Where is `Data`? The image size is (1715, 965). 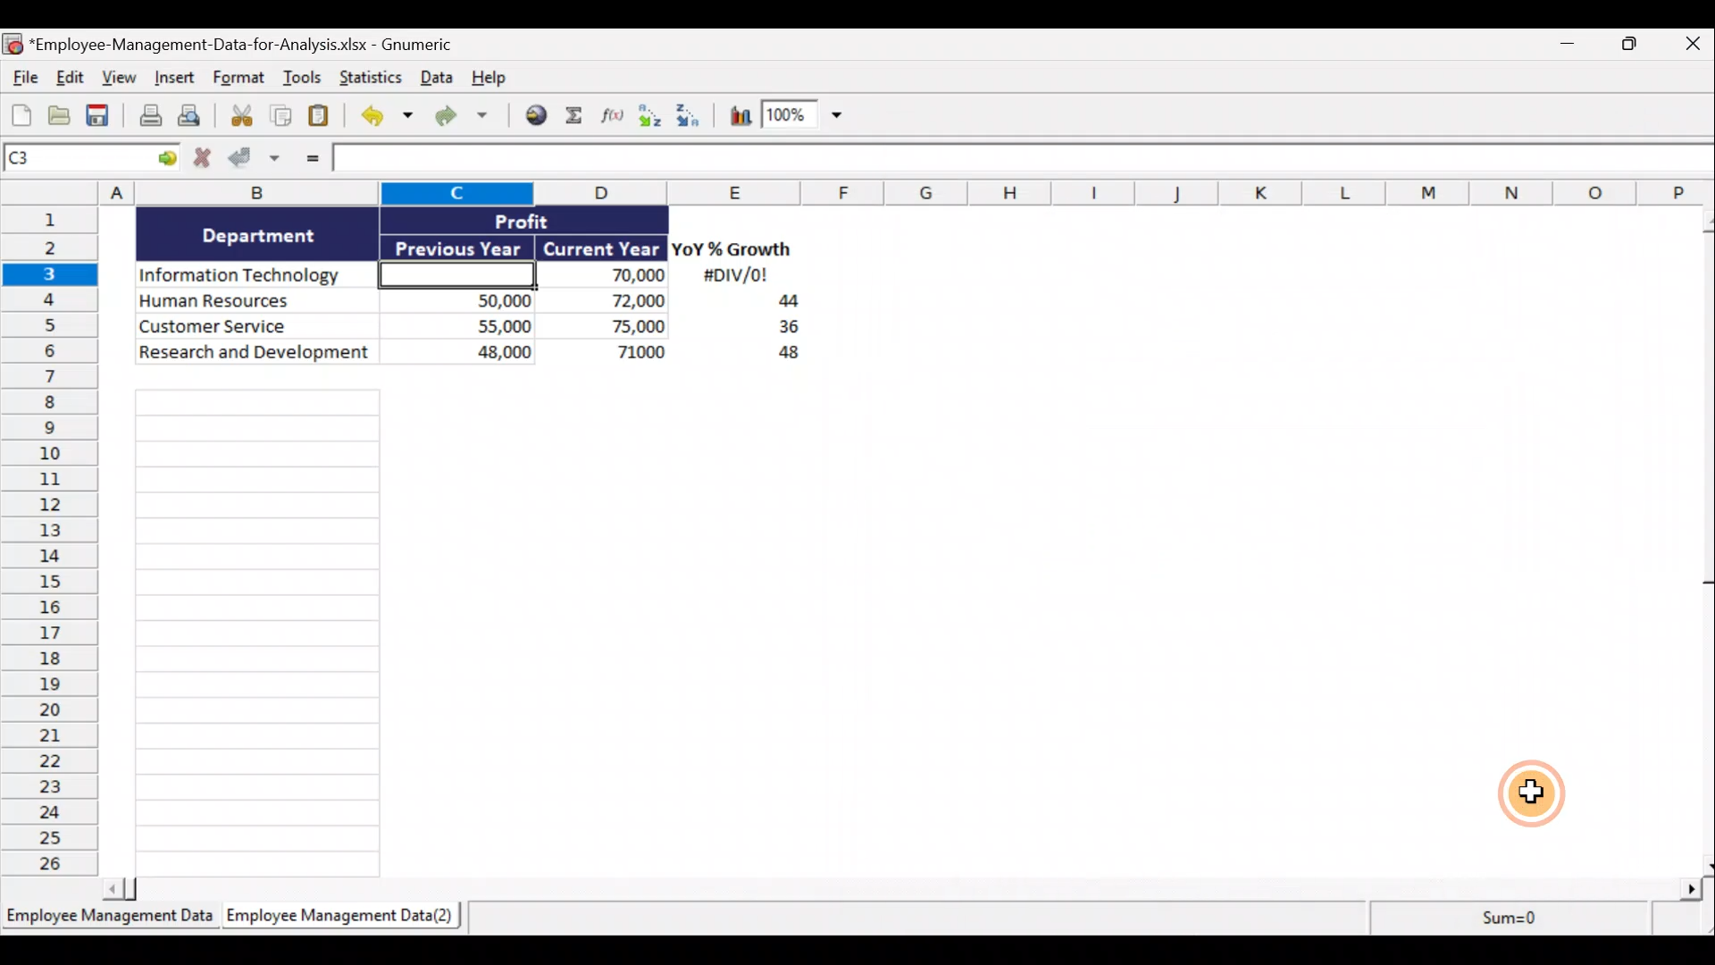
Data is located at coordinates (435, 77).